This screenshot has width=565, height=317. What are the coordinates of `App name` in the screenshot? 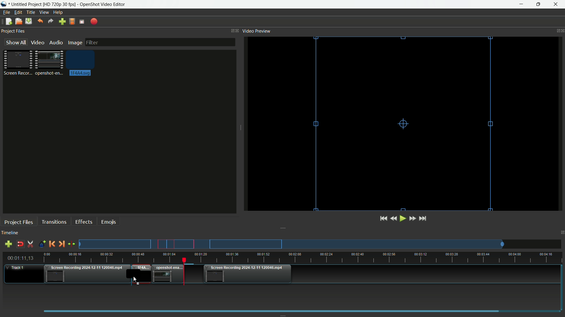 It's located at (103, 5).